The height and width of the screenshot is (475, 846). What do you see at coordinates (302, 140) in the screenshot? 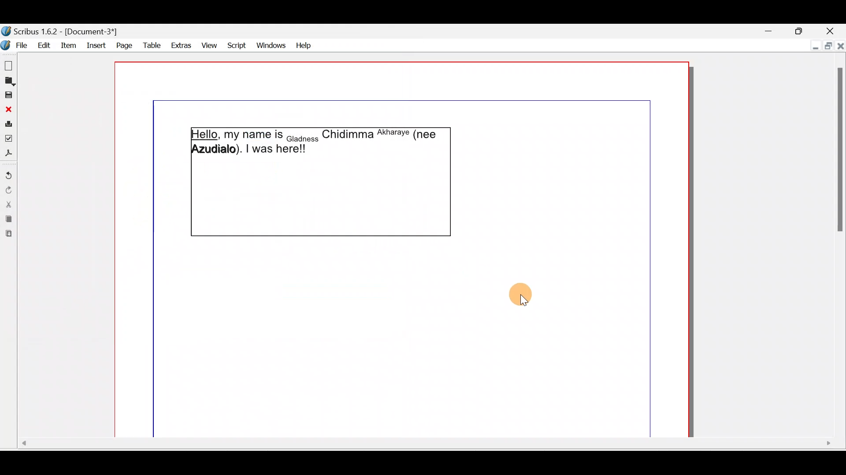
I see `Gladness` at bounding box center [302, 140].